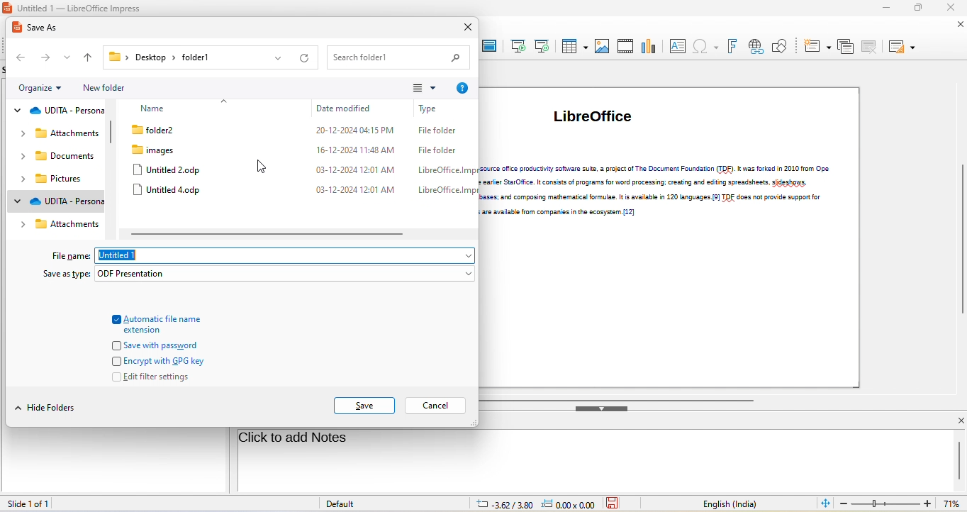 The height and width of the screenshot is (512, 967). What do you see at coordinates (602, 48) in the screenshot?
I see `image` at bounding box center [602, 48].